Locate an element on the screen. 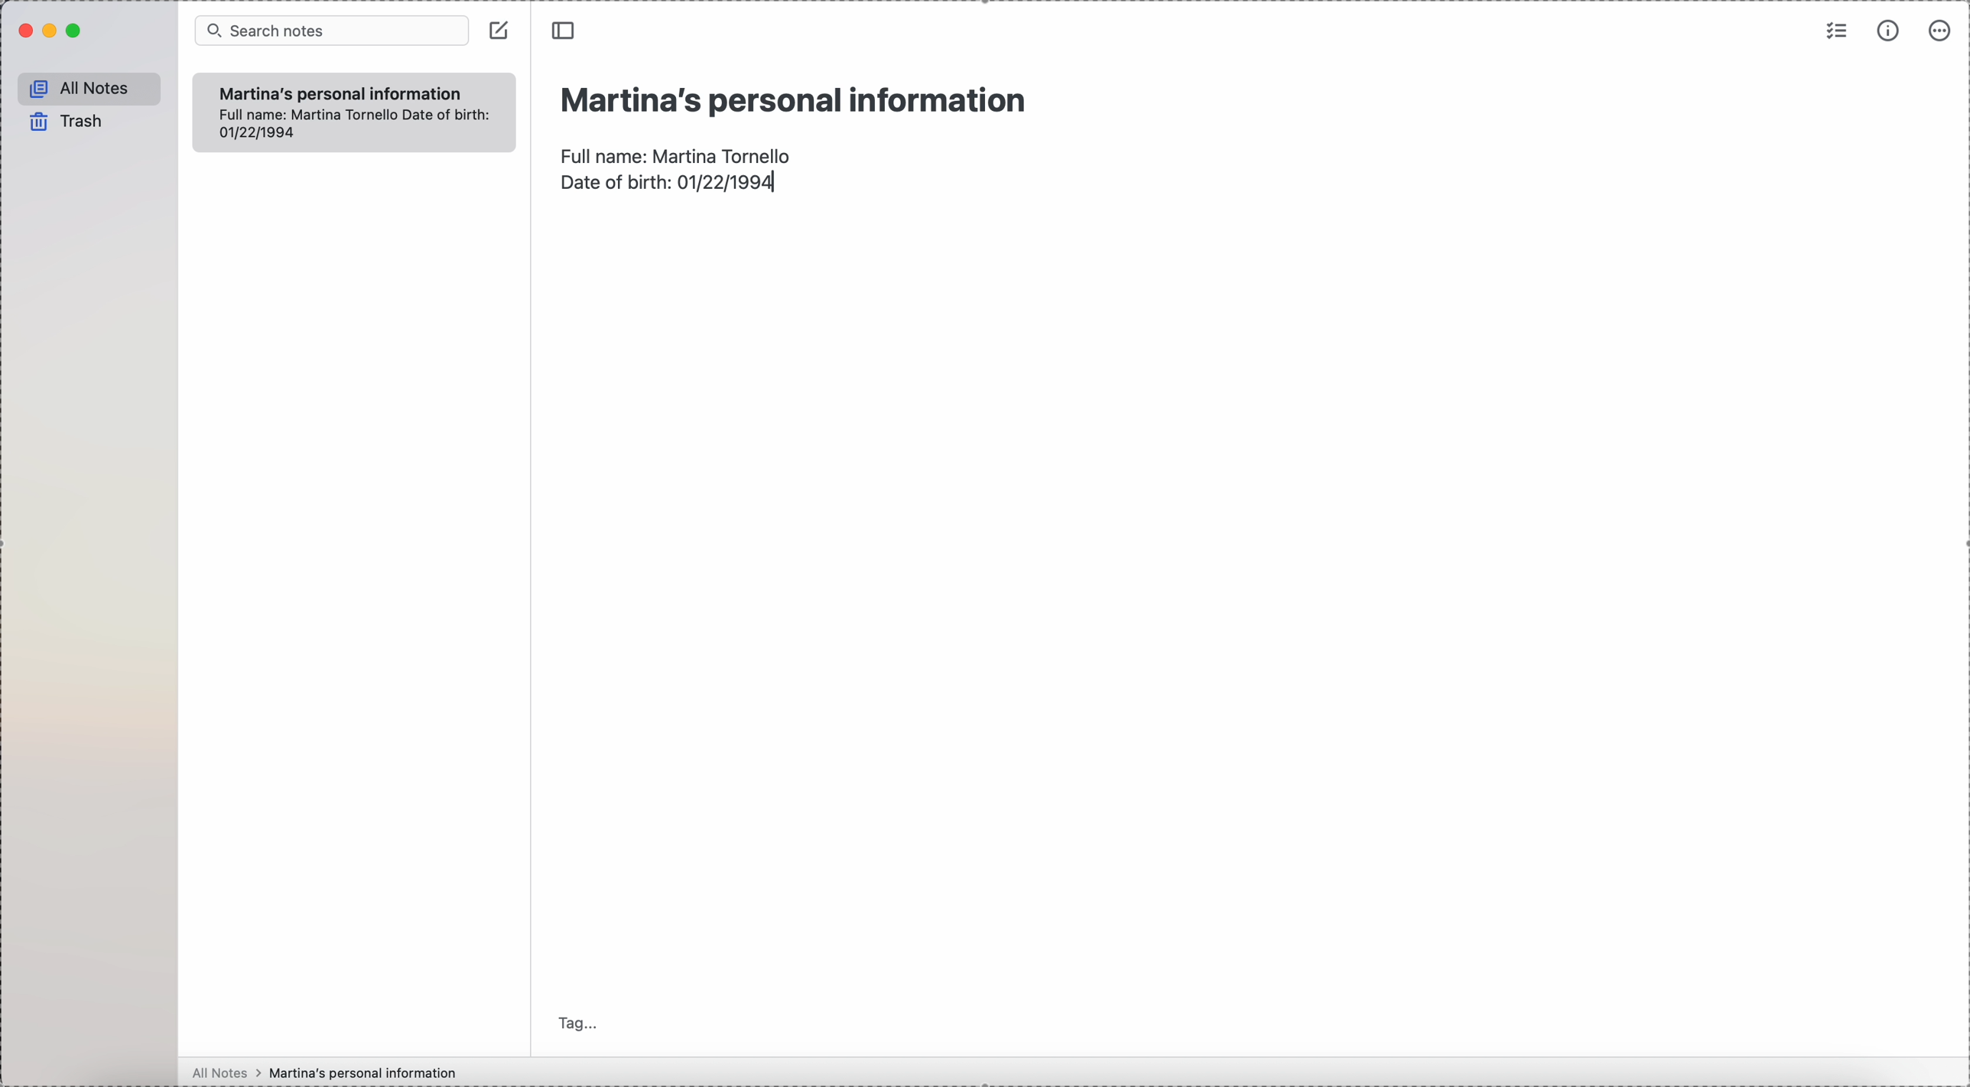 The height and width of the screenshot is (1087, 1970). maximize Simplenote is located at coordinates (75, 31).